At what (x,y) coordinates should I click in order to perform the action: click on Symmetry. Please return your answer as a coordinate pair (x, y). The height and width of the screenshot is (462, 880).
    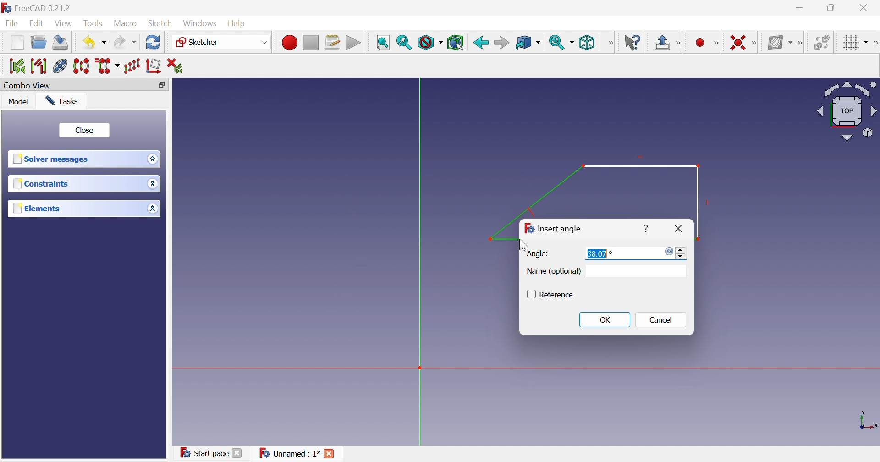
    Looking at the image, I should click on (82, 66).